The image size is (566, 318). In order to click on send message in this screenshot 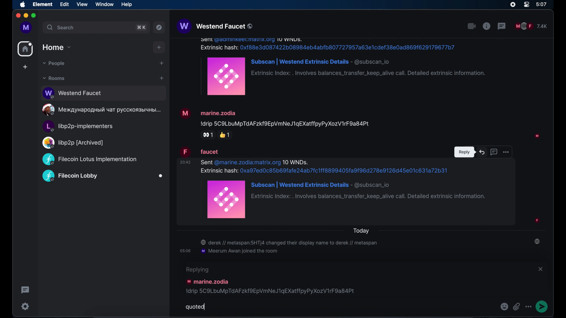, I will do `click(543, 307)`.